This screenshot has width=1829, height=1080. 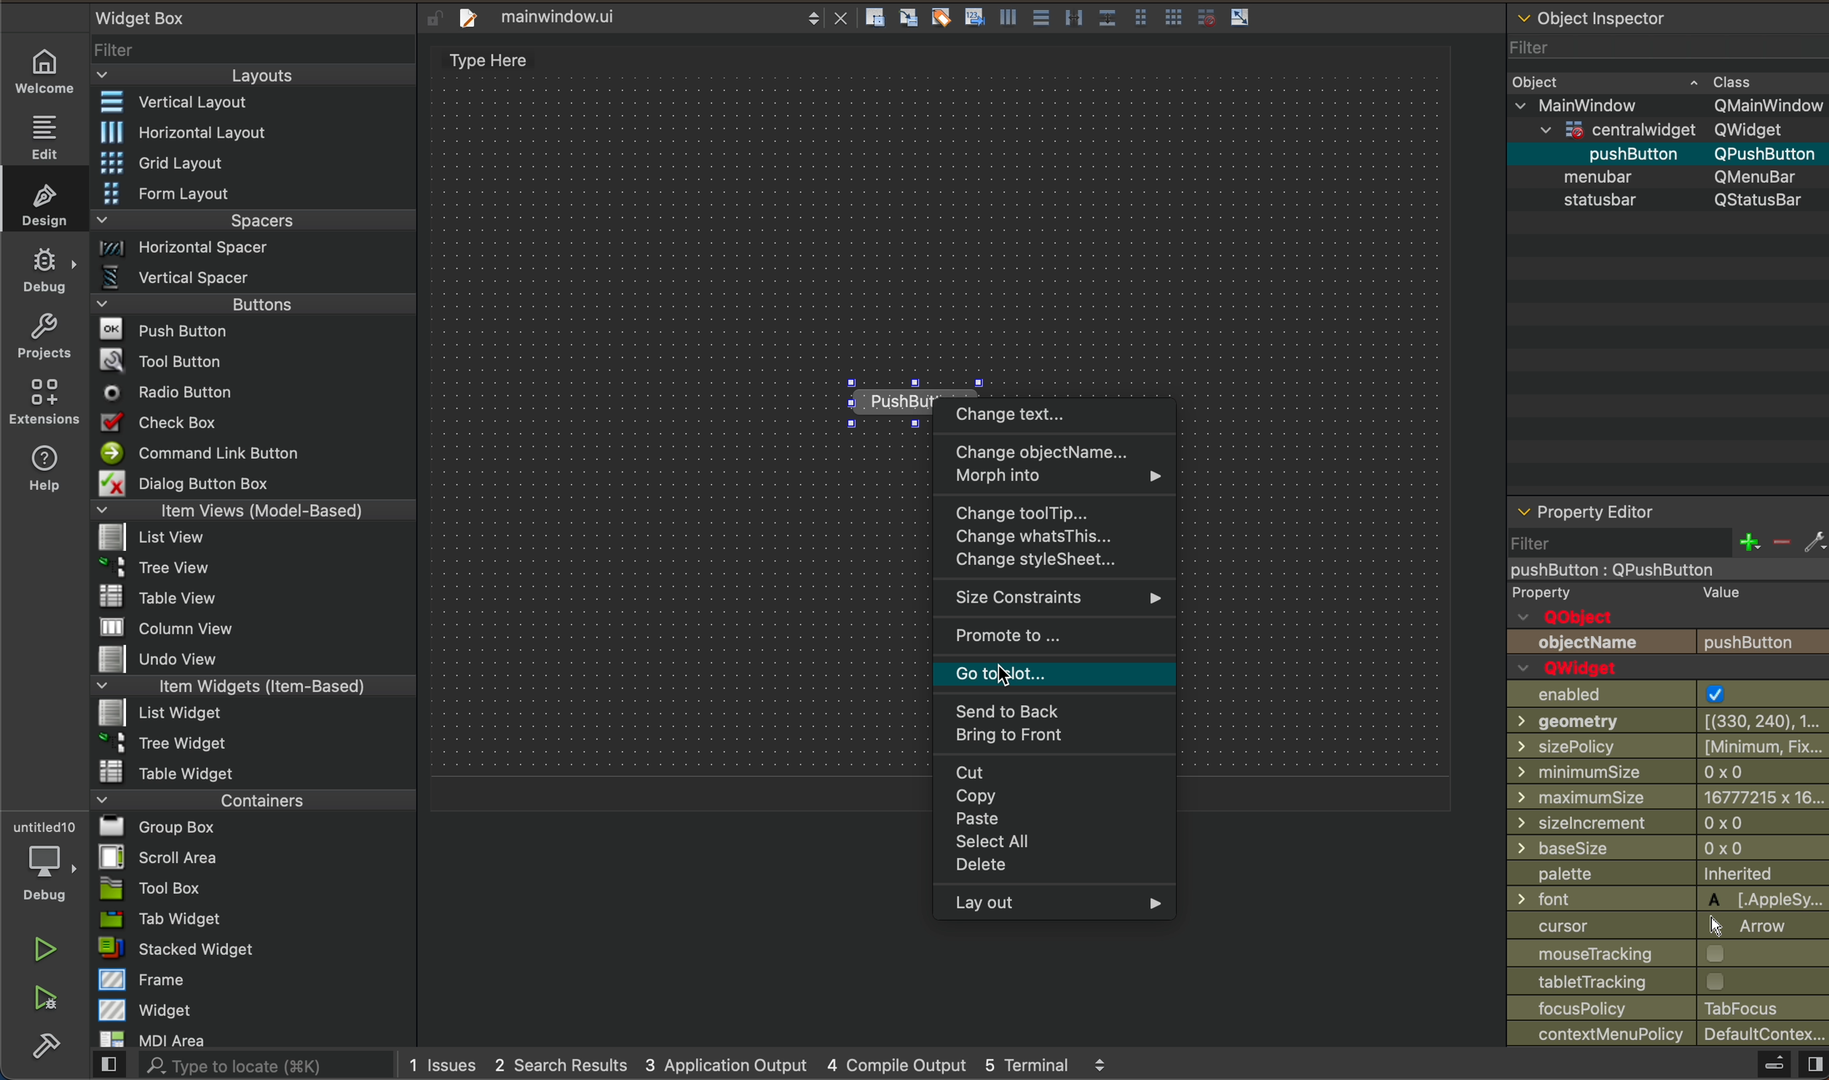 What do you see at coordinates (255, 424) in the screenshot?
I see `checkbox` at bounding box center [255, 424].